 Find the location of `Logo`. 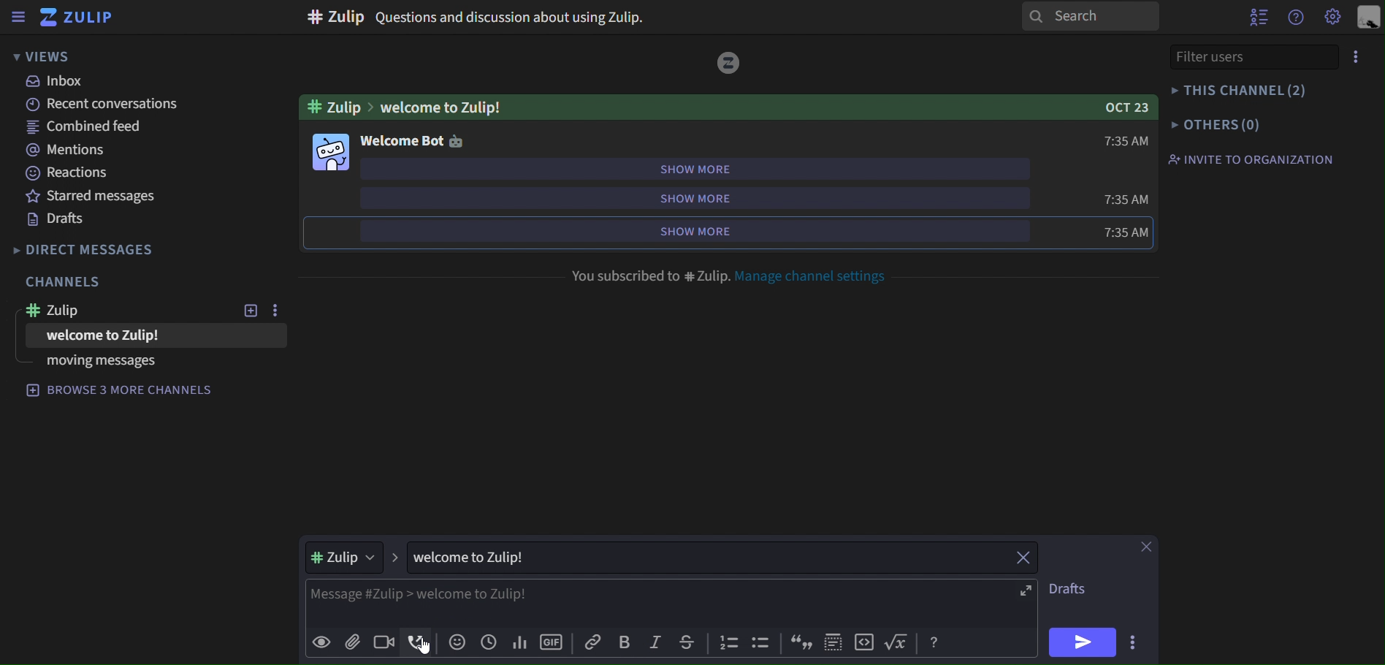

Logo is located at coordinates (731, 64).